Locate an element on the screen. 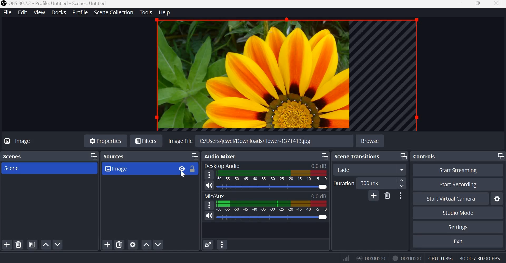 Image resolution: width=506 pixels, height=263 pixels. image file is located at coordinates (180, 141).